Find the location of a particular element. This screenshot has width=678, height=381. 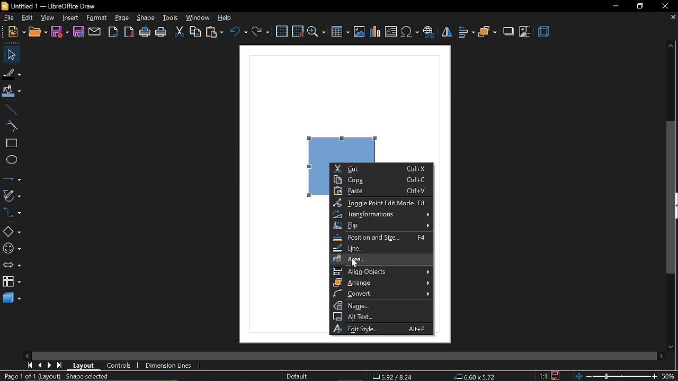

curve is located at coordinates (10, 127).